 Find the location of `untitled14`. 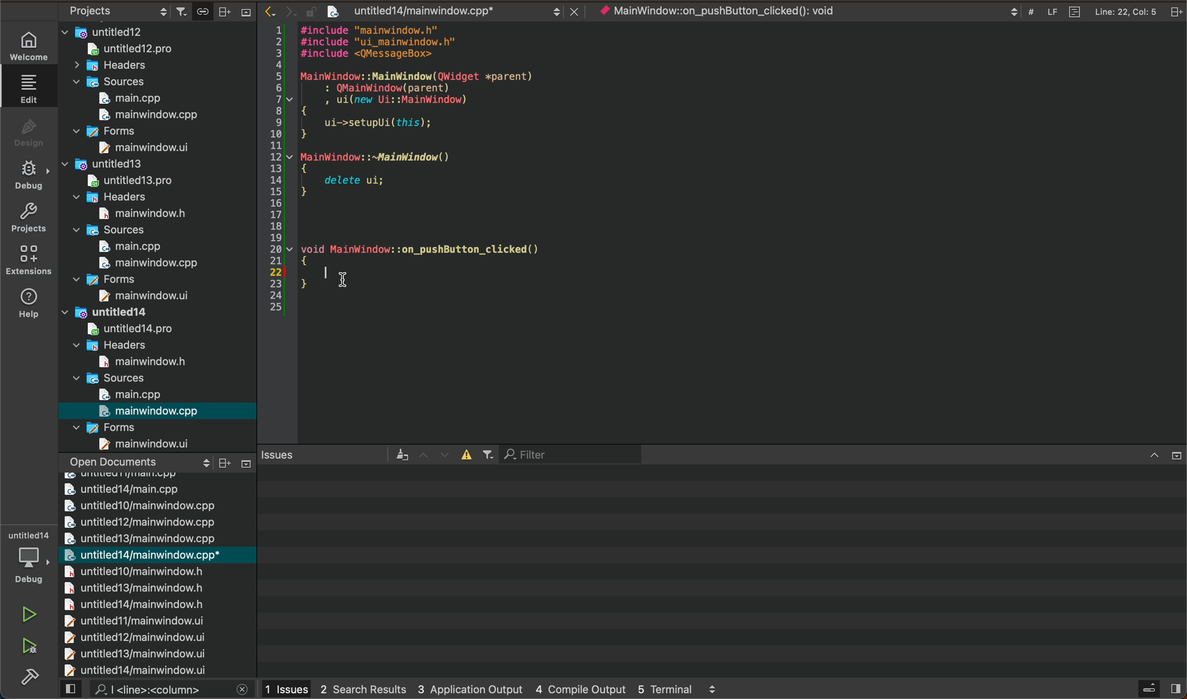

untitled14 is located at coordinates (124, 311).